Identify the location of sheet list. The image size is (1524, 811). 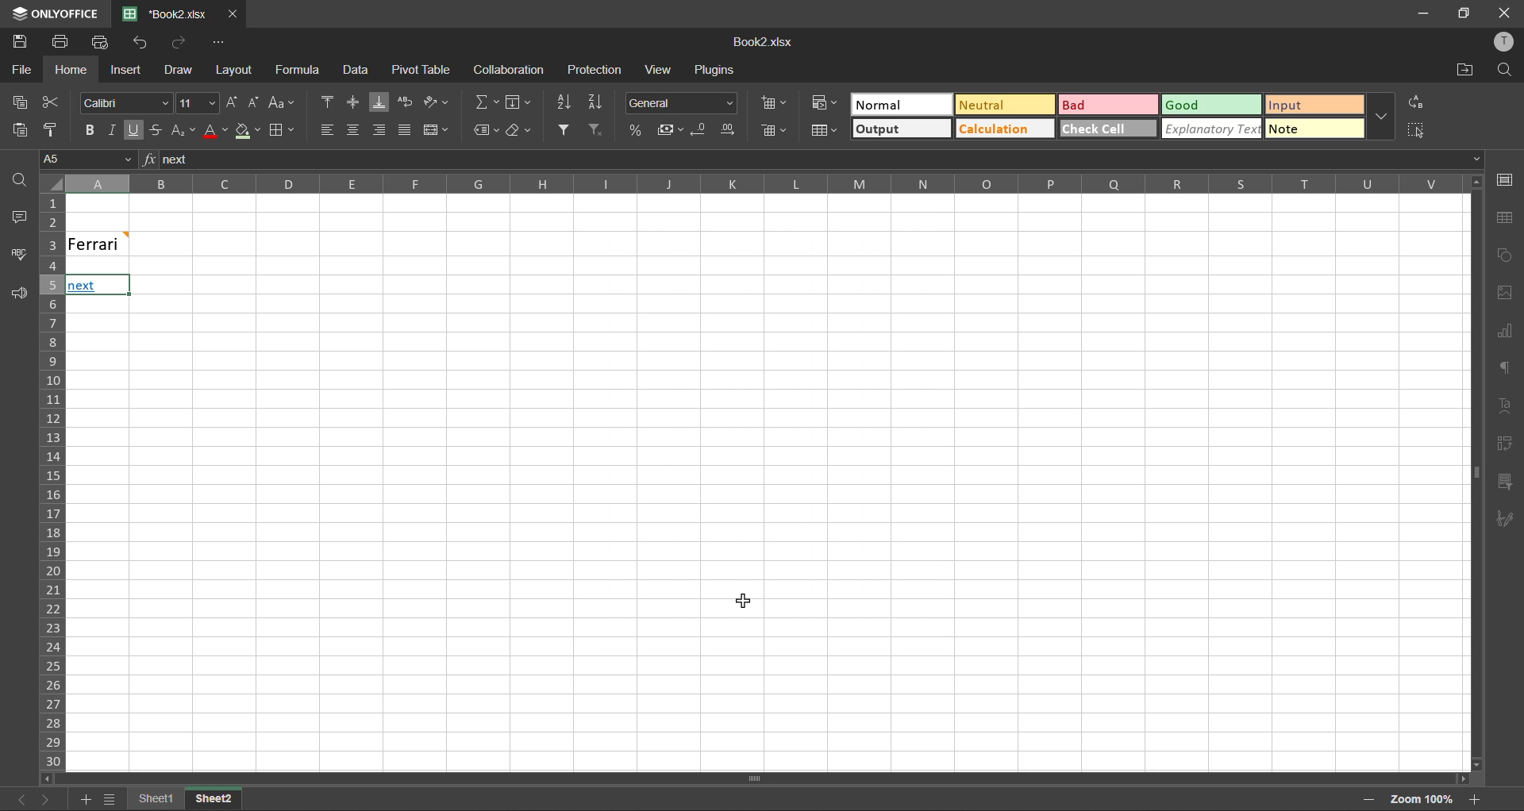
(107, 799).